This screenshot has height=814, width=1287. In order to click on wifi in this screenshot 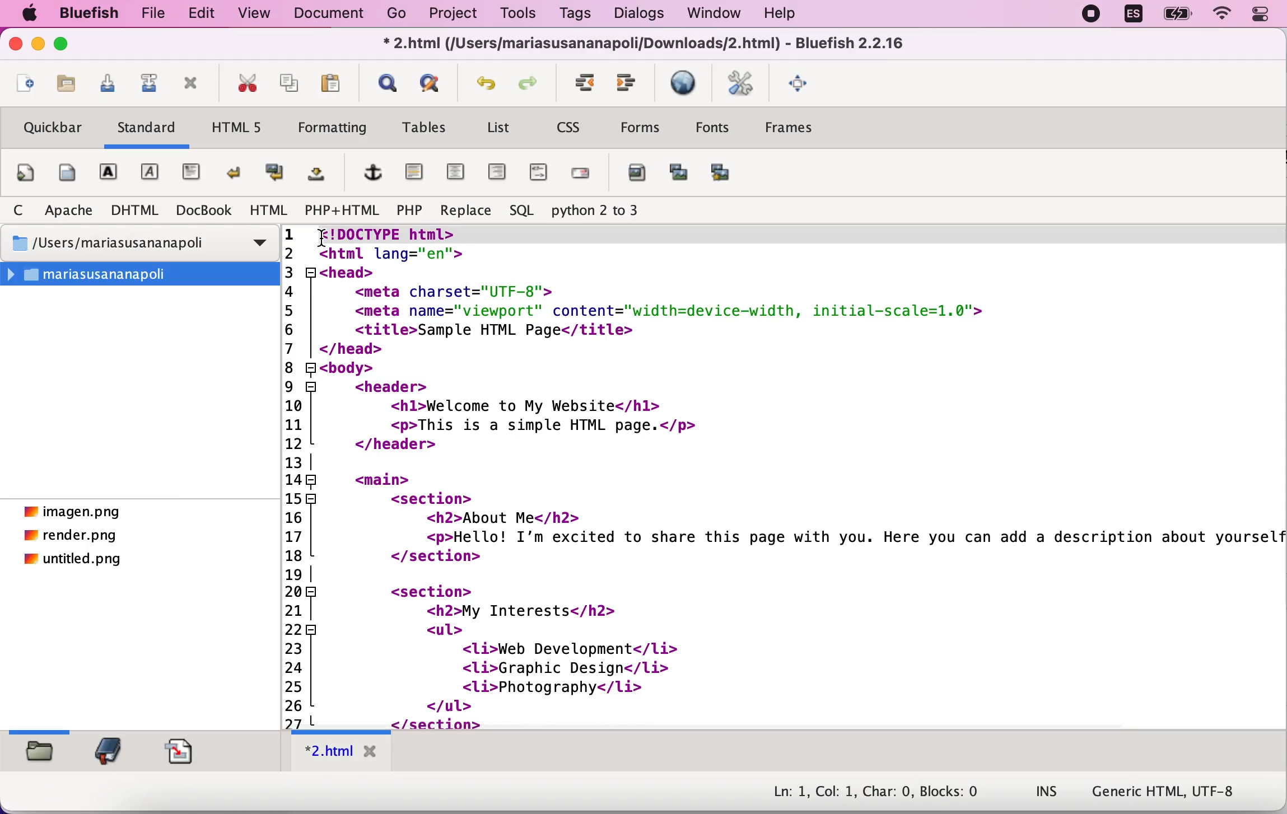, I will do `click(1222, 16)`.